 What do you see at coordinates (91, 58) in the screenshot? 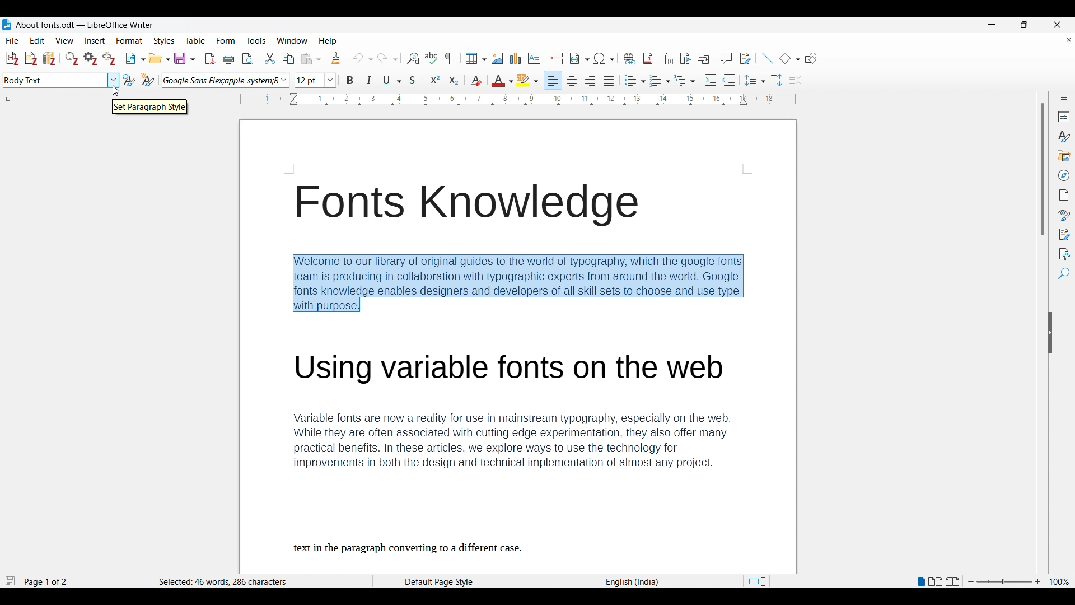
I see `Set document preferences` at bounding box center [91, 58].